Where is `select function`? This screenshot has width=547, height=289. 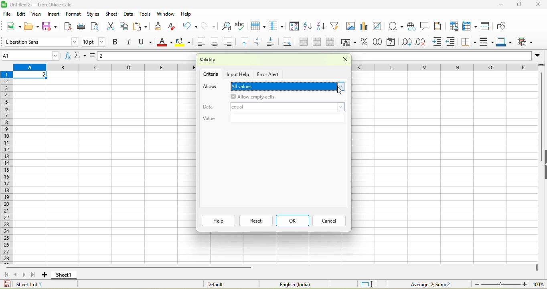
select function is located at coordinates (81, 56).